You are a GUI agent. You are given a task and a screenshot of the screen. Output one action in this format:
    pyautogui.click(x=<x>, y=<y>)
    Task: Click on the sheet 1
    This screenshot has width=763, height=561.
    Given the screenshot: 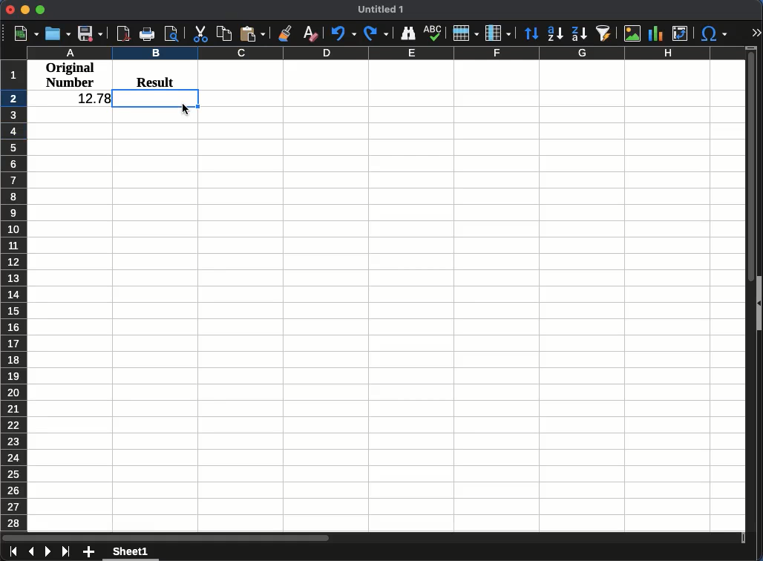 What is the action you would take?
    pyautogui.click(x=134, y=554)
    